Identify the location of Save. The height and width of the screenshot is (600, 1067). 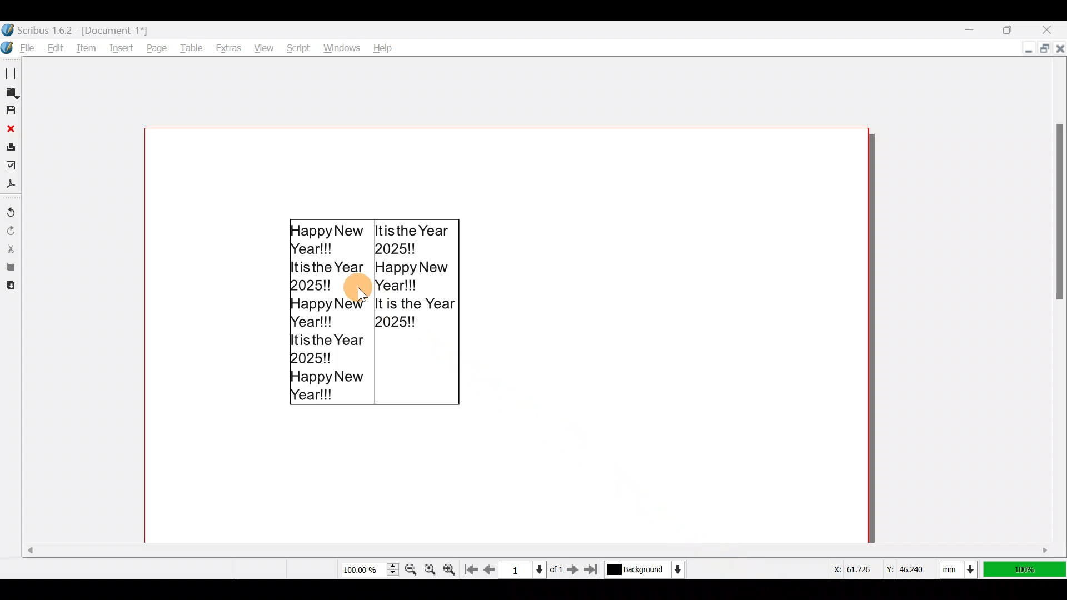
(12, 112).